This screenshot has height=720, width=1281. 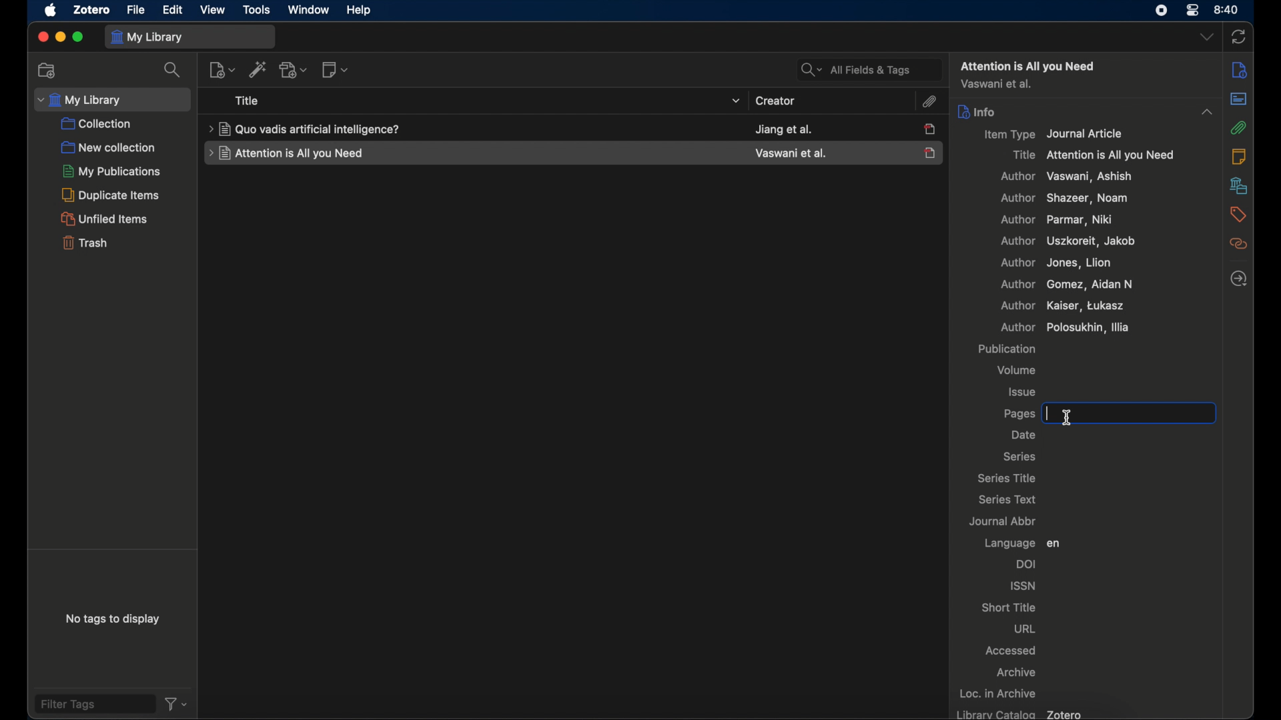 I want to click on info, so click(x=978, y=112).